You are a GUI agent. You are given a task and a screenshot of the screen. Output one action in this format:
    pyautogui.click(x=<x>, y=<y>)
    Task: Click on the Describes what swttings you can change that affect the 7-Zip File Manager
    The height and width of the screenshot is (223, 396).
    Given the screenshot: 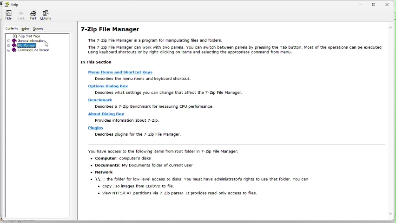 What is the action you would take?
    pyautogui.click(x=170, y=93)
    